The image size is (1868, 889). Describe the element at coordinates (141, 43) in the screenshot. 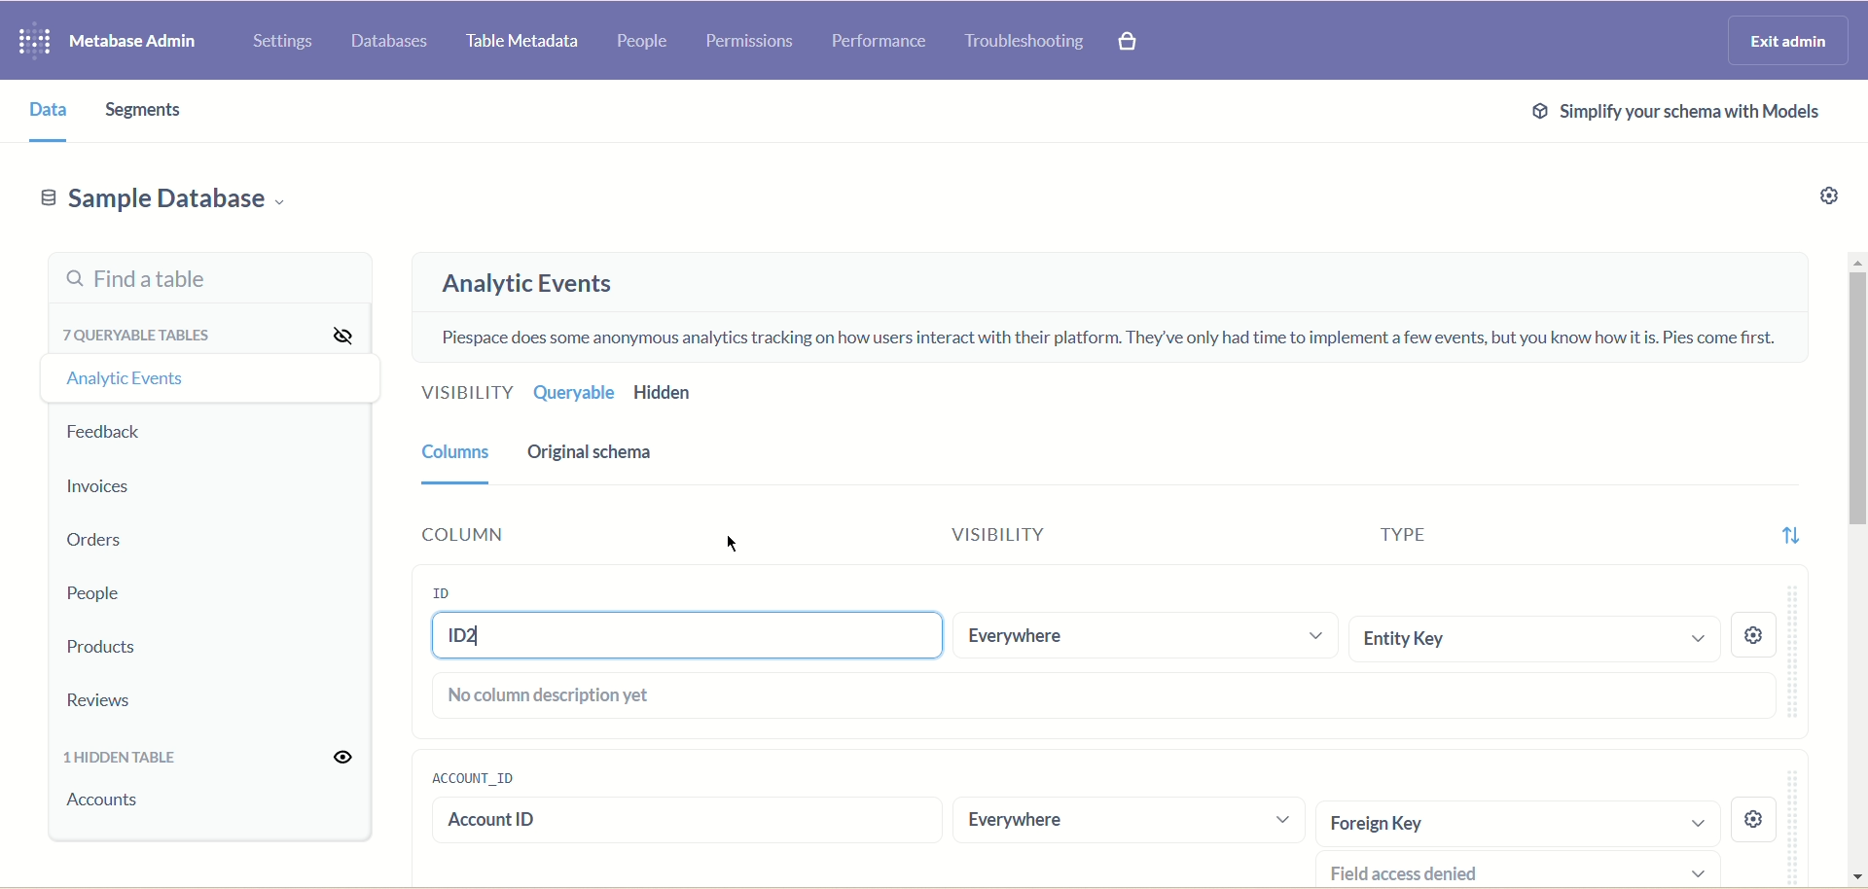

I see `Metabase admin` at that location.